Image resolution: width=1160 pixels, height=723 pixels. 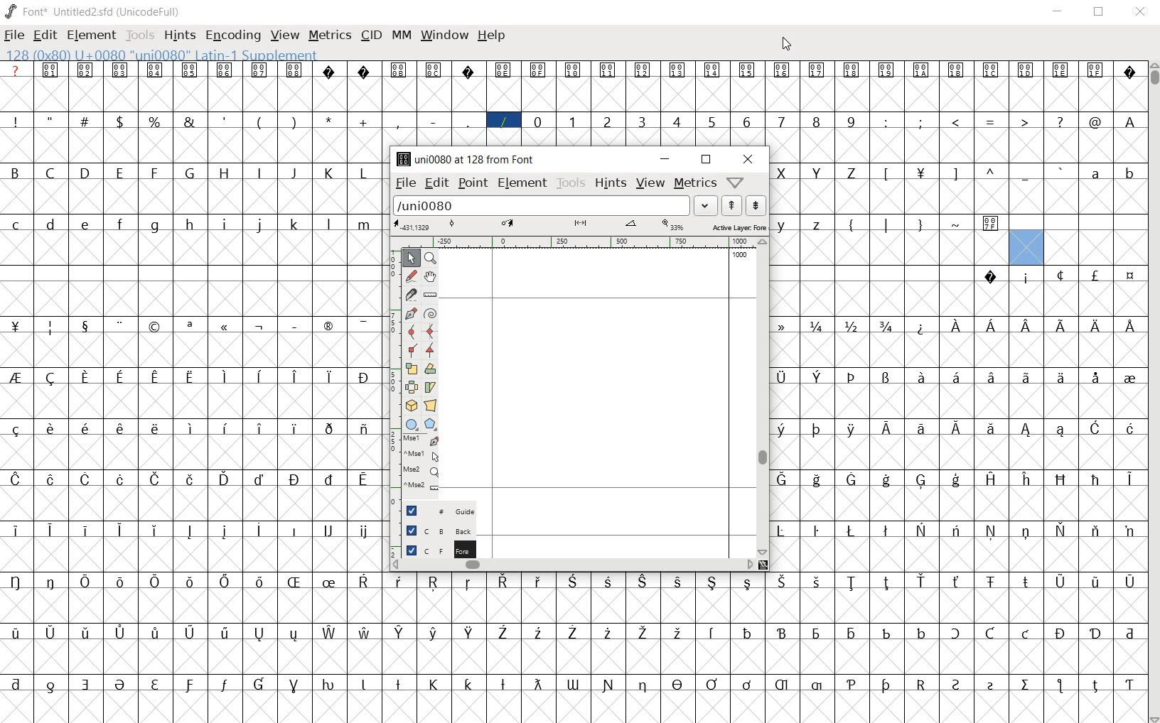 What do you see at coordinates (956, 326) in the screenshot?
I see `glyph` at bounding box center [956, 326].